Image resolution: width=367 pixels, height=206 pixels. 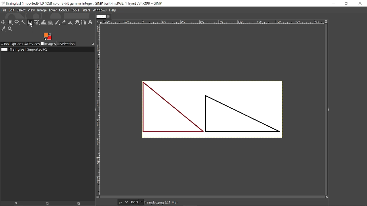 I want to click on move tool, so click(x=4, y=22).